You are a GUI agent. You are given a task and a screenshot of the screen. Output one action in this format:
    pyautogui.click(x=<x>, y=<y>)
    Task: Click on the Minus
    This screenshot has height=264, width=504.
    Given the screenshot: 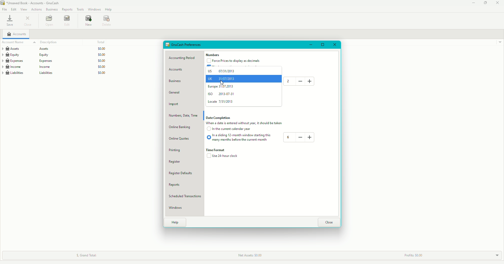 What is the action you would take?
    pyautogui.click(x=300, y=137)
    